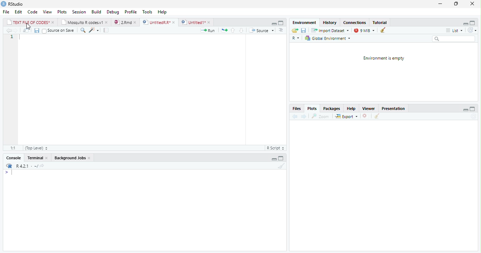 The image size is (481, 253). What do you see at coordinates (113, 12) in the screenshot?
I see `Debug` at bounding box center [113, 12].